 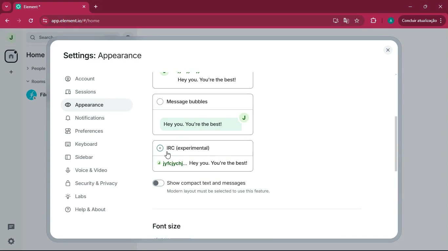 What do you see at coordinates (87, 92) in the screenshot?
I see `sessions` at bounding box center [87, 92].